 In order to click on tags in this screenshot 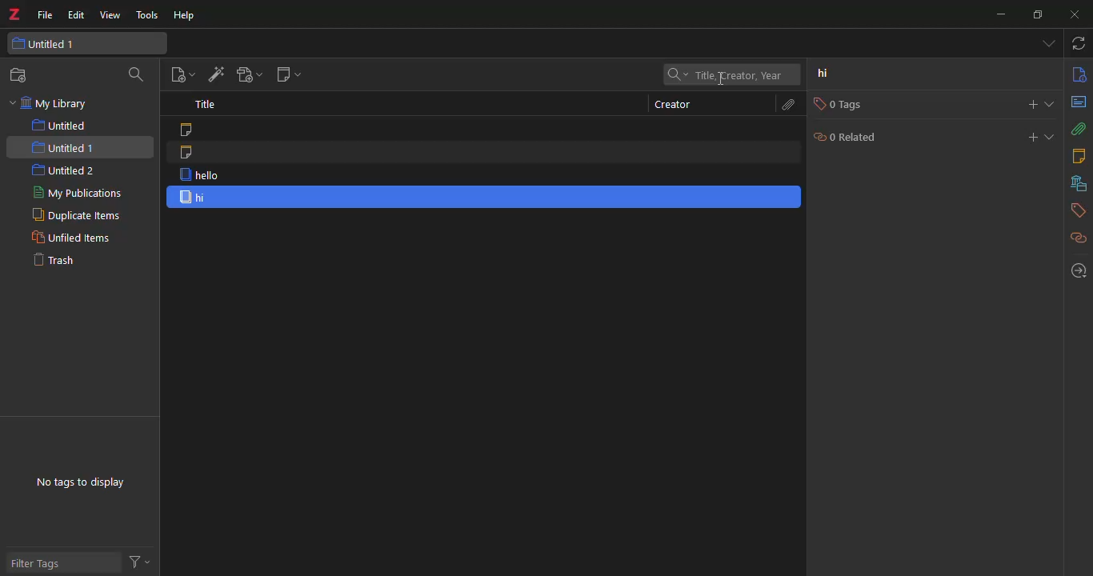, I will do `click(1076, 212)`.